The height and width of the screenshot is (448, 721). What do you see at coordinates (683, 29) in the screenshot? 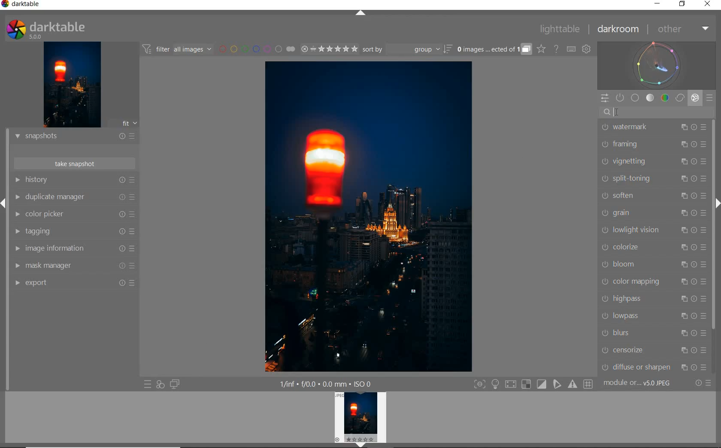
I see `OTHER` at bounding box center [683, 29].